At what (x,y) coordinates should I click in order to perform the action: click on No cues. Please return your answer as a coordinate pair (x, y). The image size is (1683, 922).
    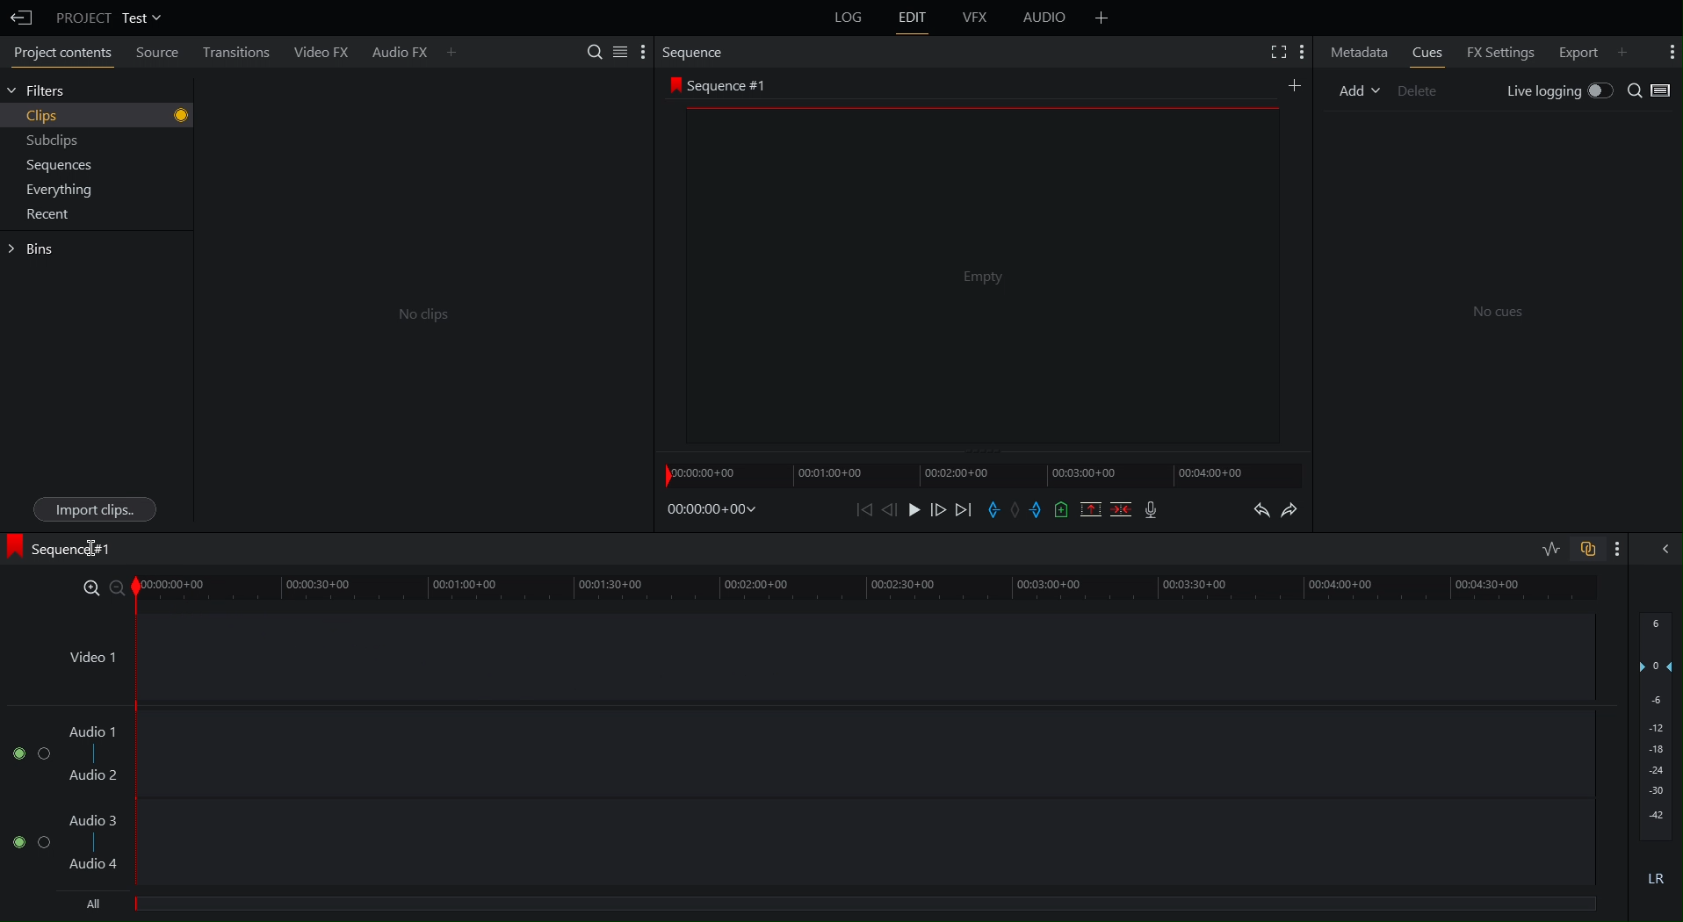
    Looking at the image, I should click on (1499, 313).